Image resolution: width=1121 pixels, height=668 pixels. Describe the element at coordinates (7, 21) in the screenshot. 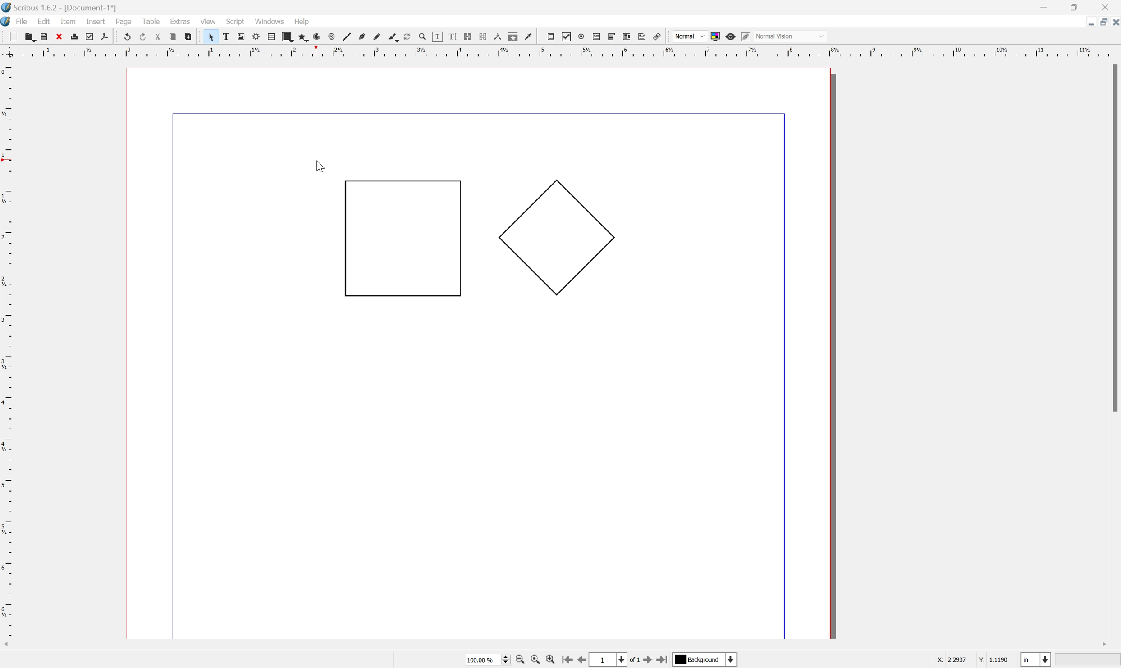

I see `application logo` at that location.